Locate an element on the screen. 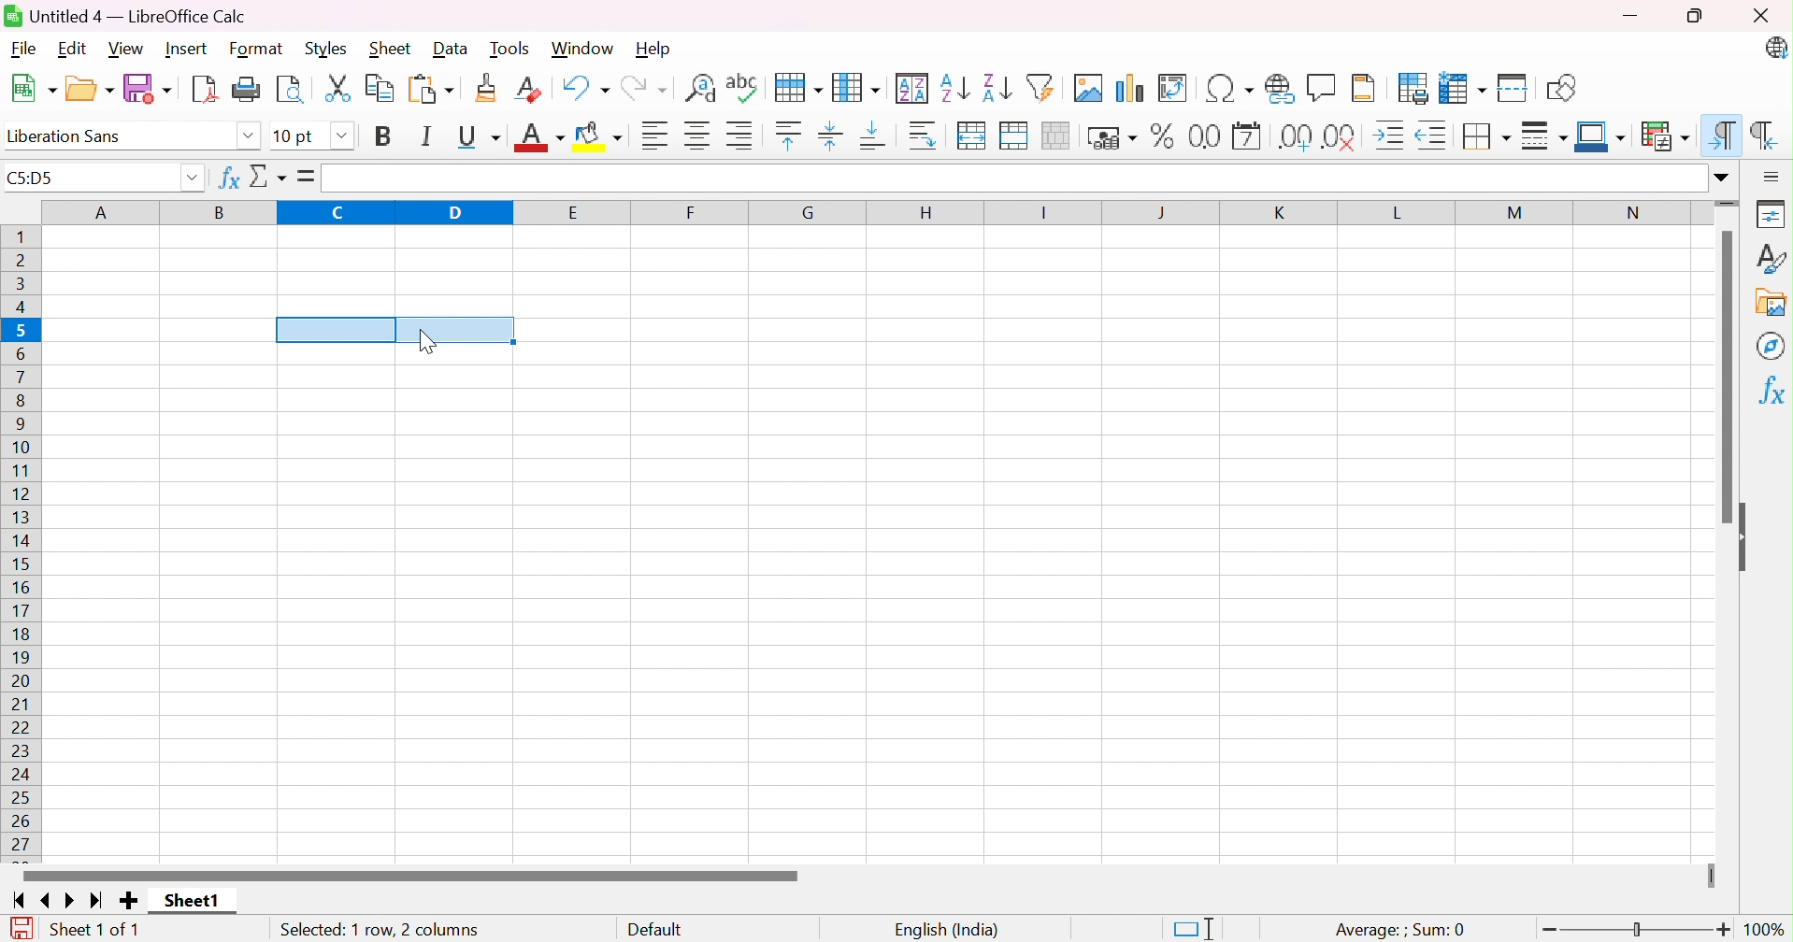 Image resolution: width=1793 pixels, height=942 pixels. Drop Down is located at coordinates (341, 134).